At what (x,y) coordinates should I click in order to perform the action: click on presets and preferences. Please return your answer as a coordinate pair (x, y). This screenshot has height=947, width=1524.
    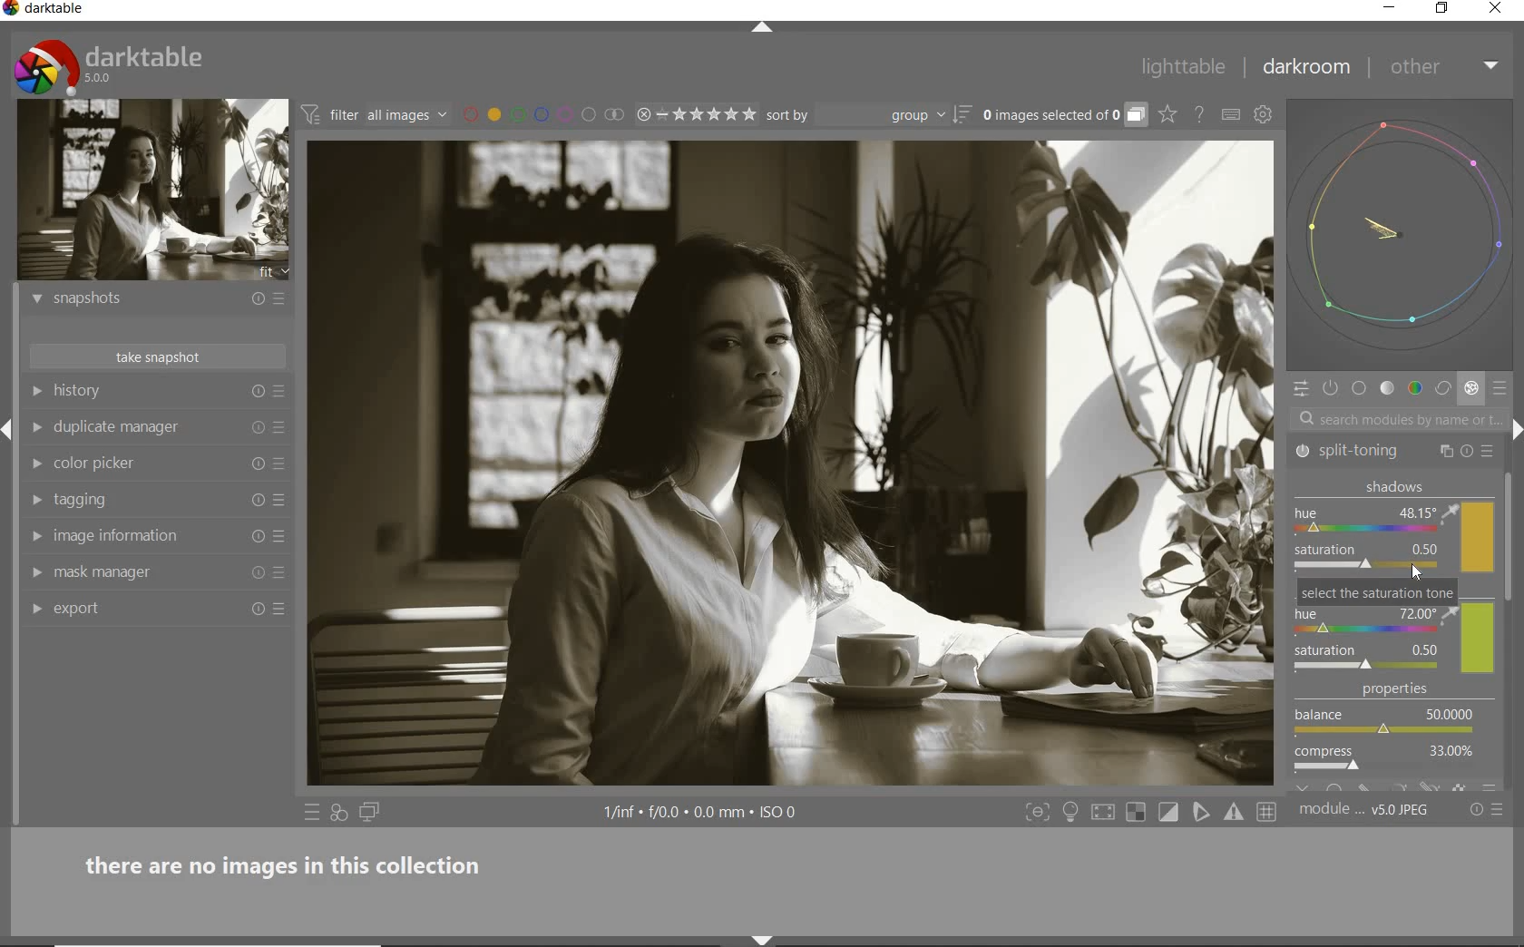
    Looking at the image, I should click on (278, 298).